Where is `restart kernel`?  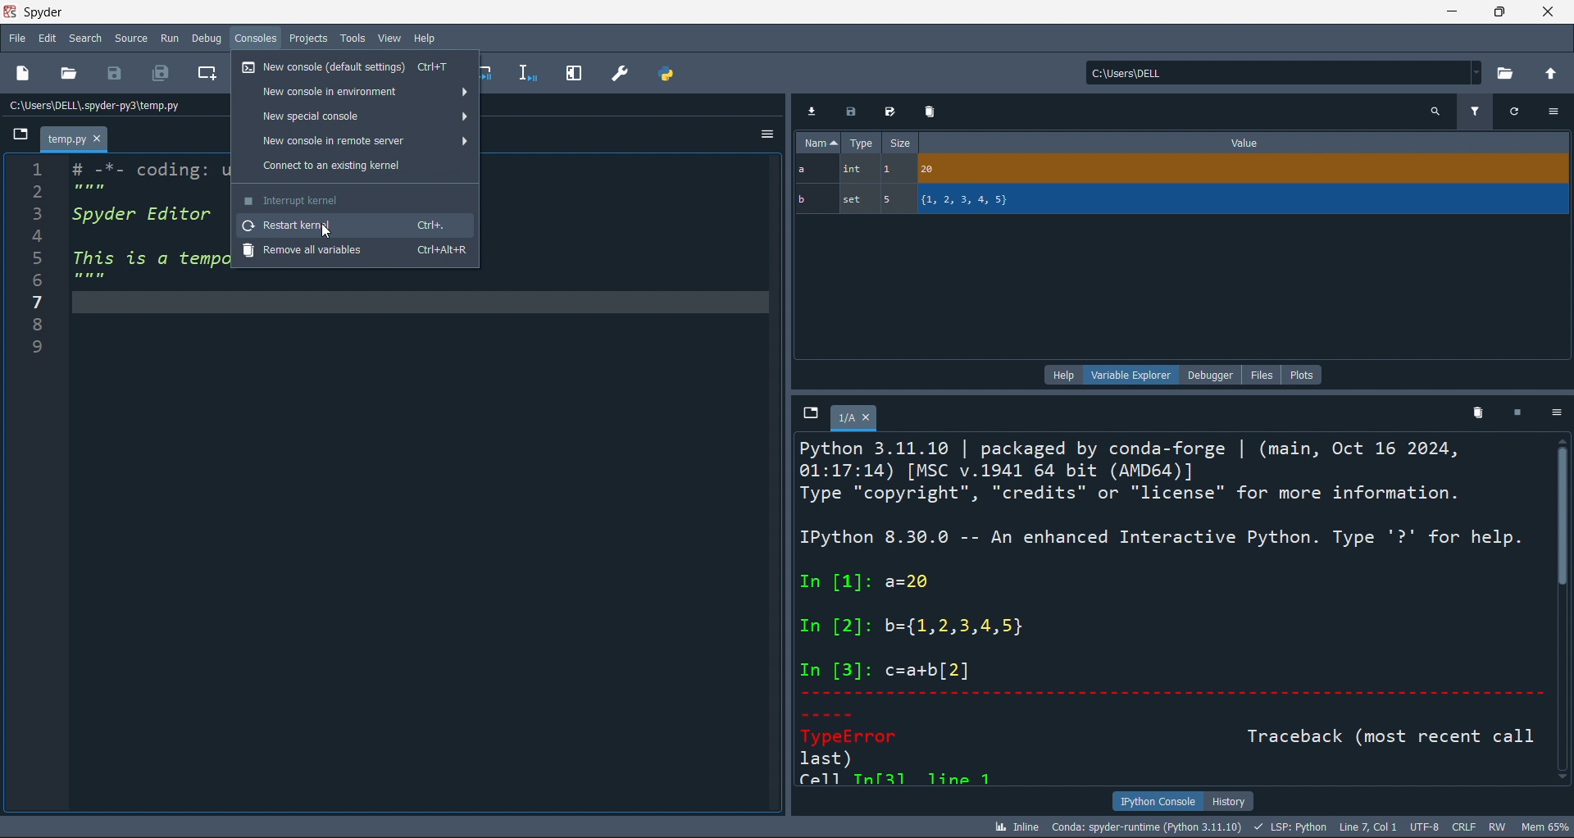 restart kernel is located at coordinates (355, 224).